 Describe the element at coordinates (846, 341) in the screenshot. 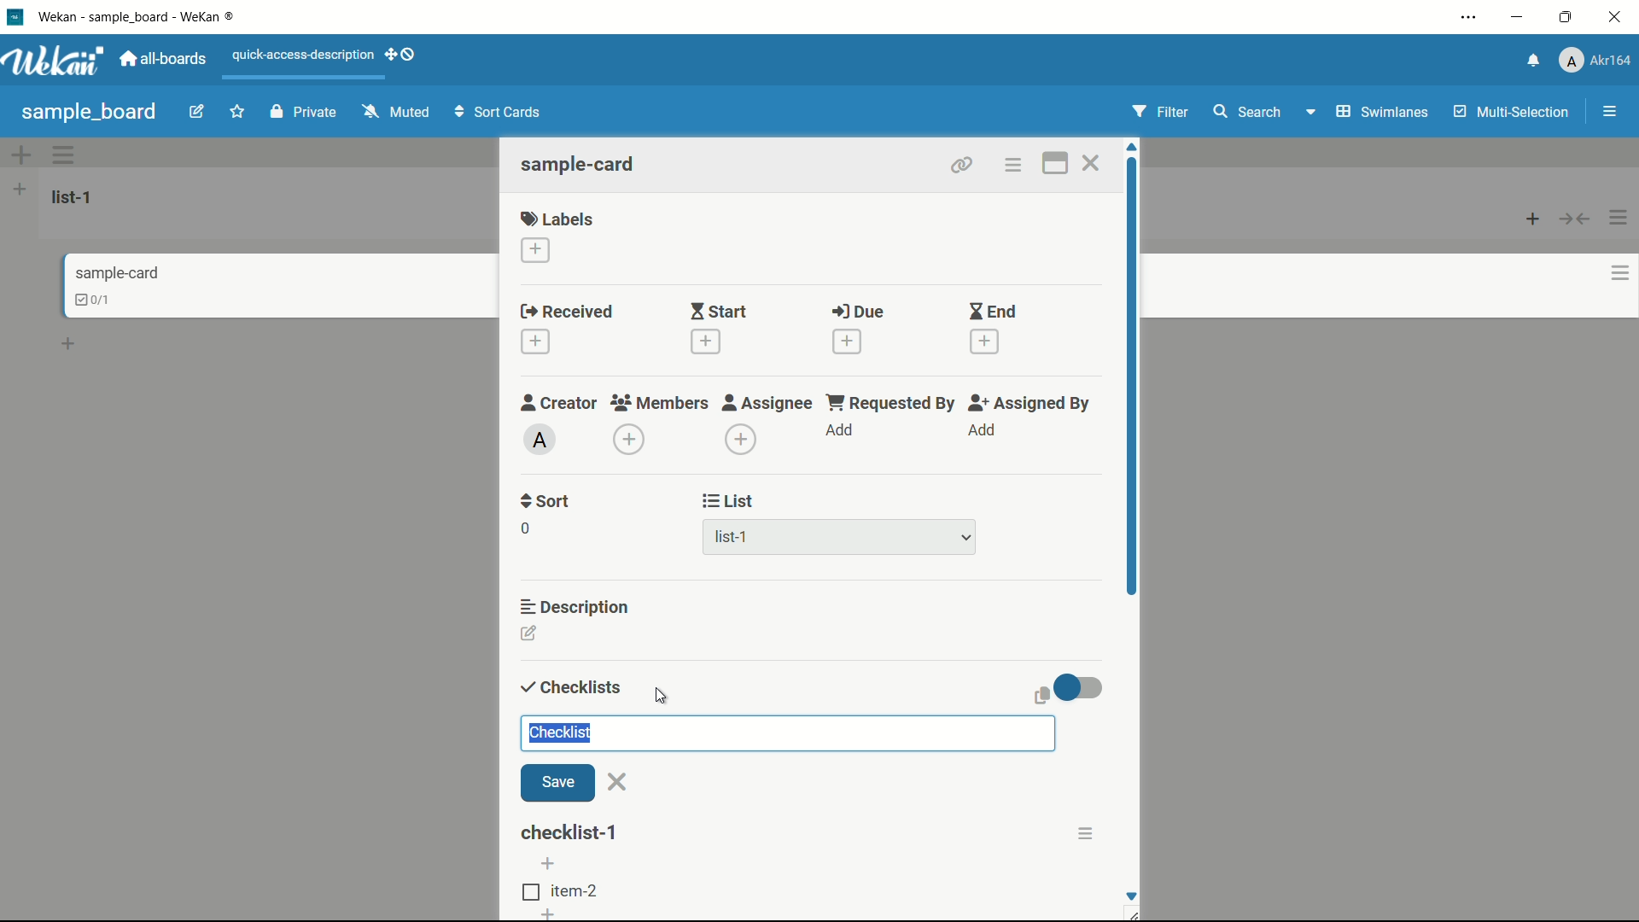

I see `add date` at that location.